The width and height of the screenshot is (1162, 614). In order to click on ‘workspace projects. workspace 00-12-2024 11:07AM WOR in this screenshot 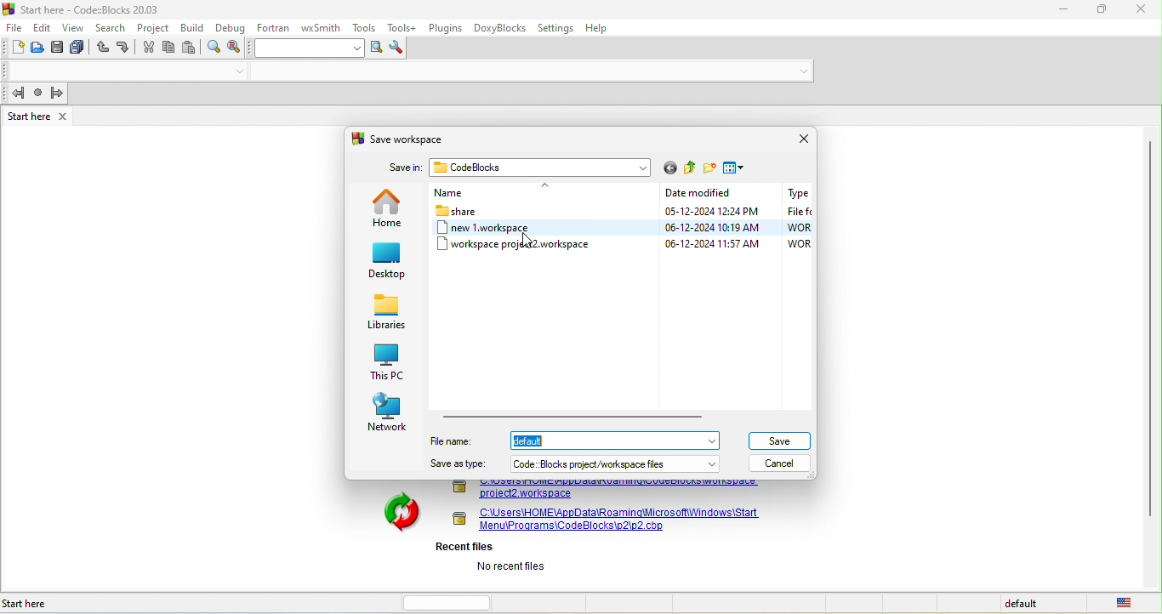, I will do `click(624, 245)`.